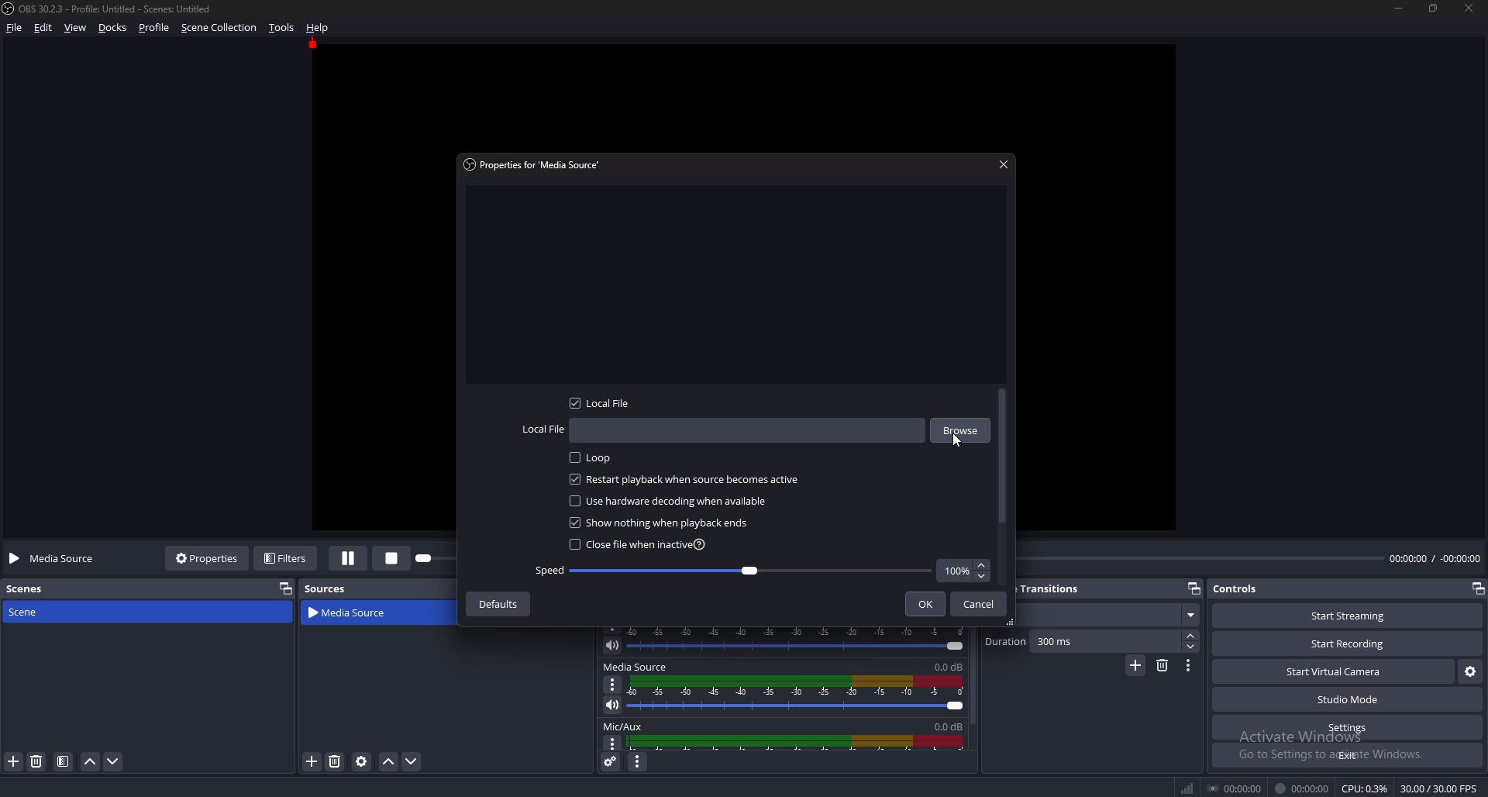 The height and width of the screenshot is (797, 1488). I want to click on move scene down, so click(114, 761).